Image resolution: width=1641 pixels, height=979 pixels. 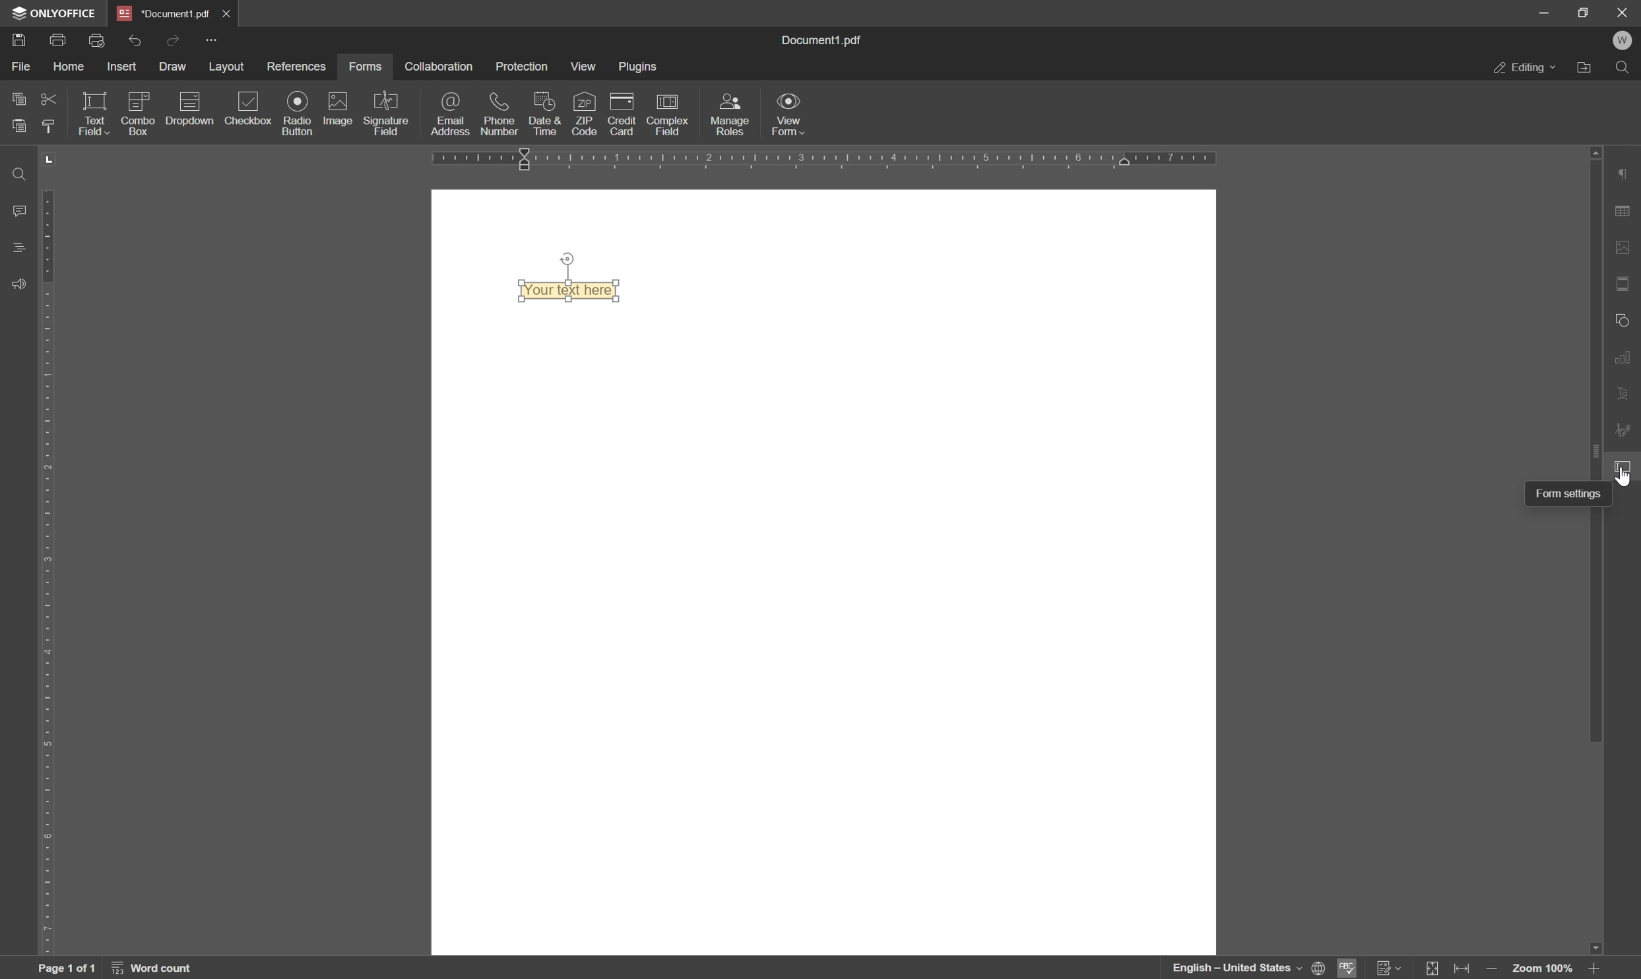 What do you see at coordinates (162, 12) in the screenshot?
I see `*document1.pdf` at bounding box center [162, 12].